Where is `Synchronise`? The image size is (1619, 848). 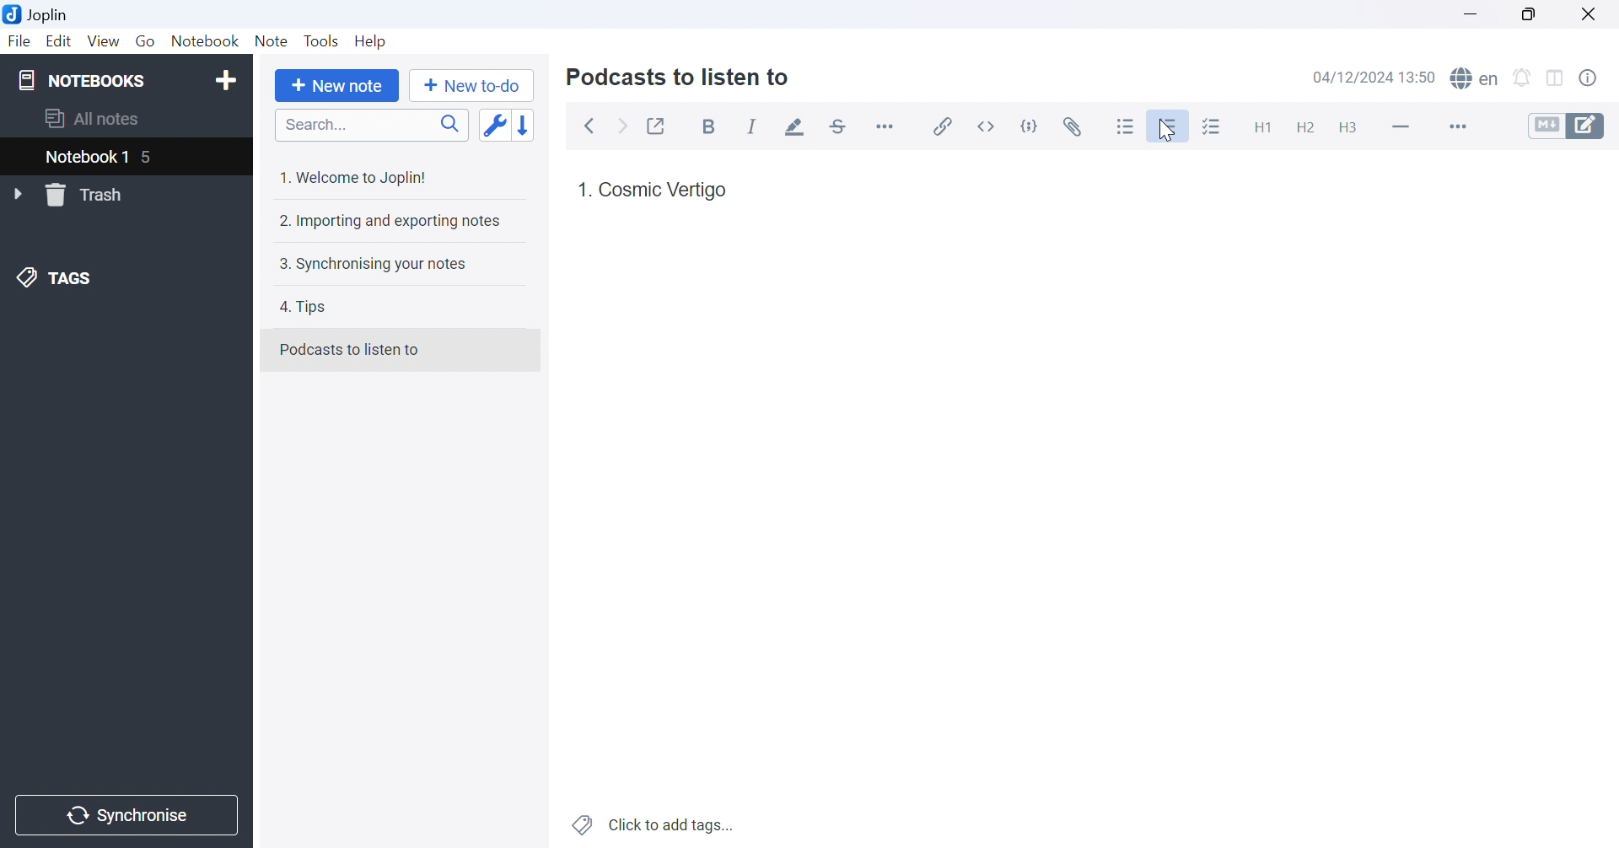 Synchronise is located at coordinates (129, 816).